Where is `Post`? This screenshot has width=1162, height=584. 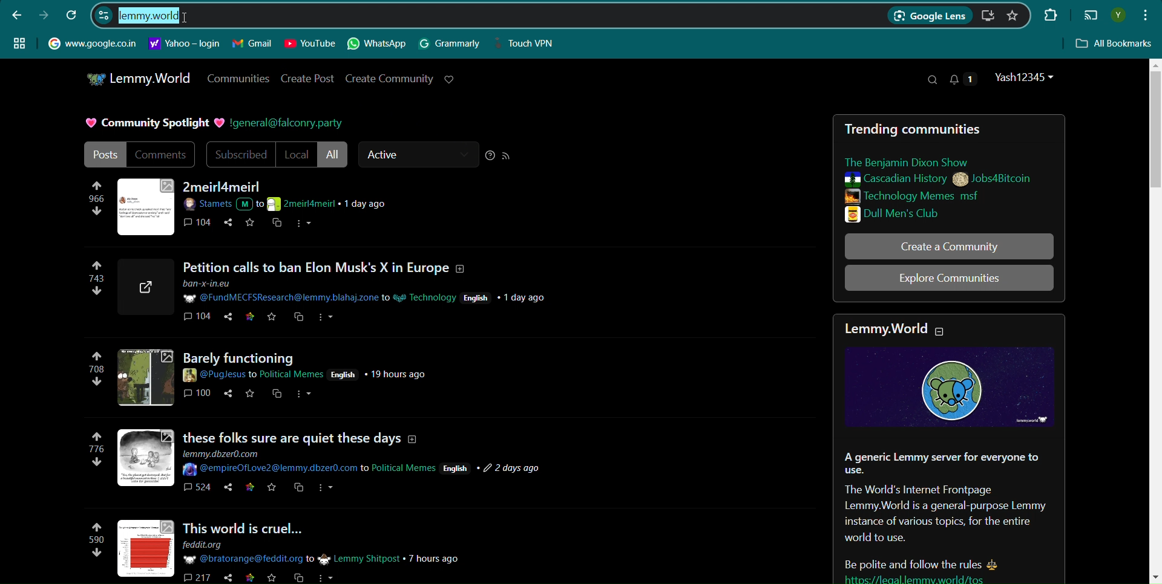
Post is located at coordinates (103, 154).